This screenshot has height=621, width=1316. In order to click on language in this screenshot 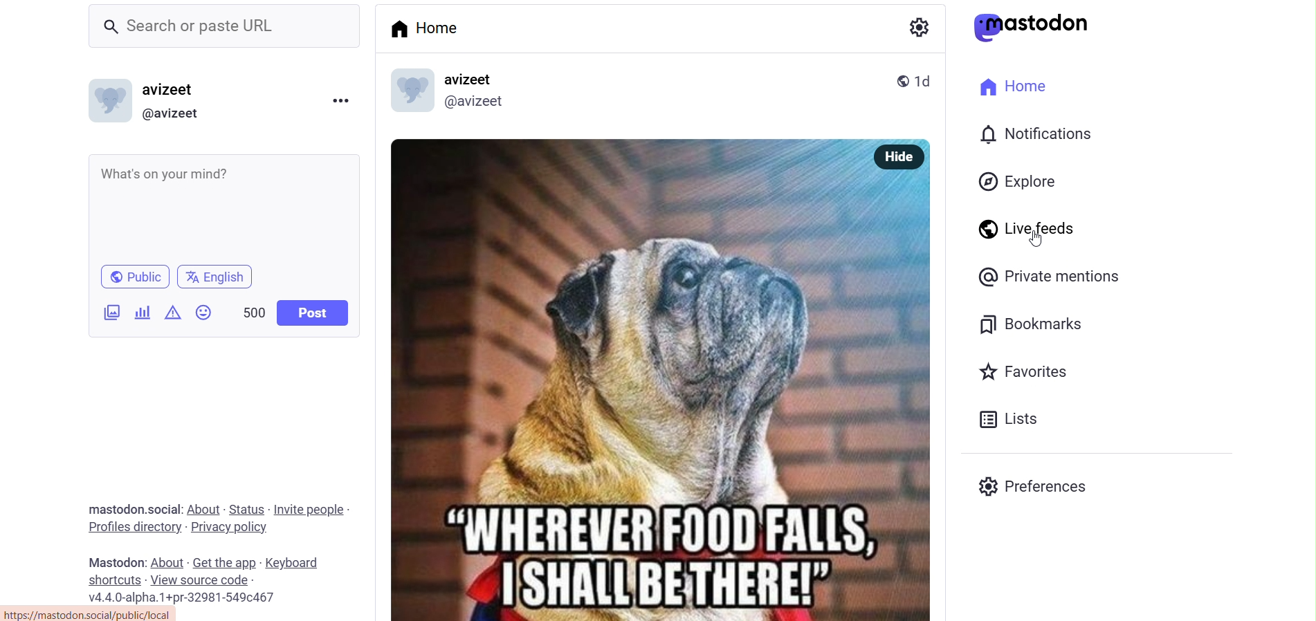, I will do `click(214, 277)`.